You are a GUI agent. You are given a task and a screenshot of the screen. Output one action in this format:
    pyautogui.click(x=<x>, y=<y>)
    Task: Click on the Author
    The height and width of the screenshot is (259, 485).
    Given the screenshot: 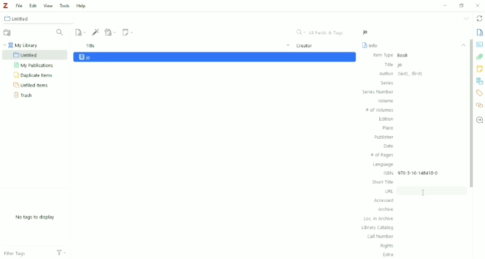 What is the action you would take?
    pyautogui.click(x=402, y=74)
    